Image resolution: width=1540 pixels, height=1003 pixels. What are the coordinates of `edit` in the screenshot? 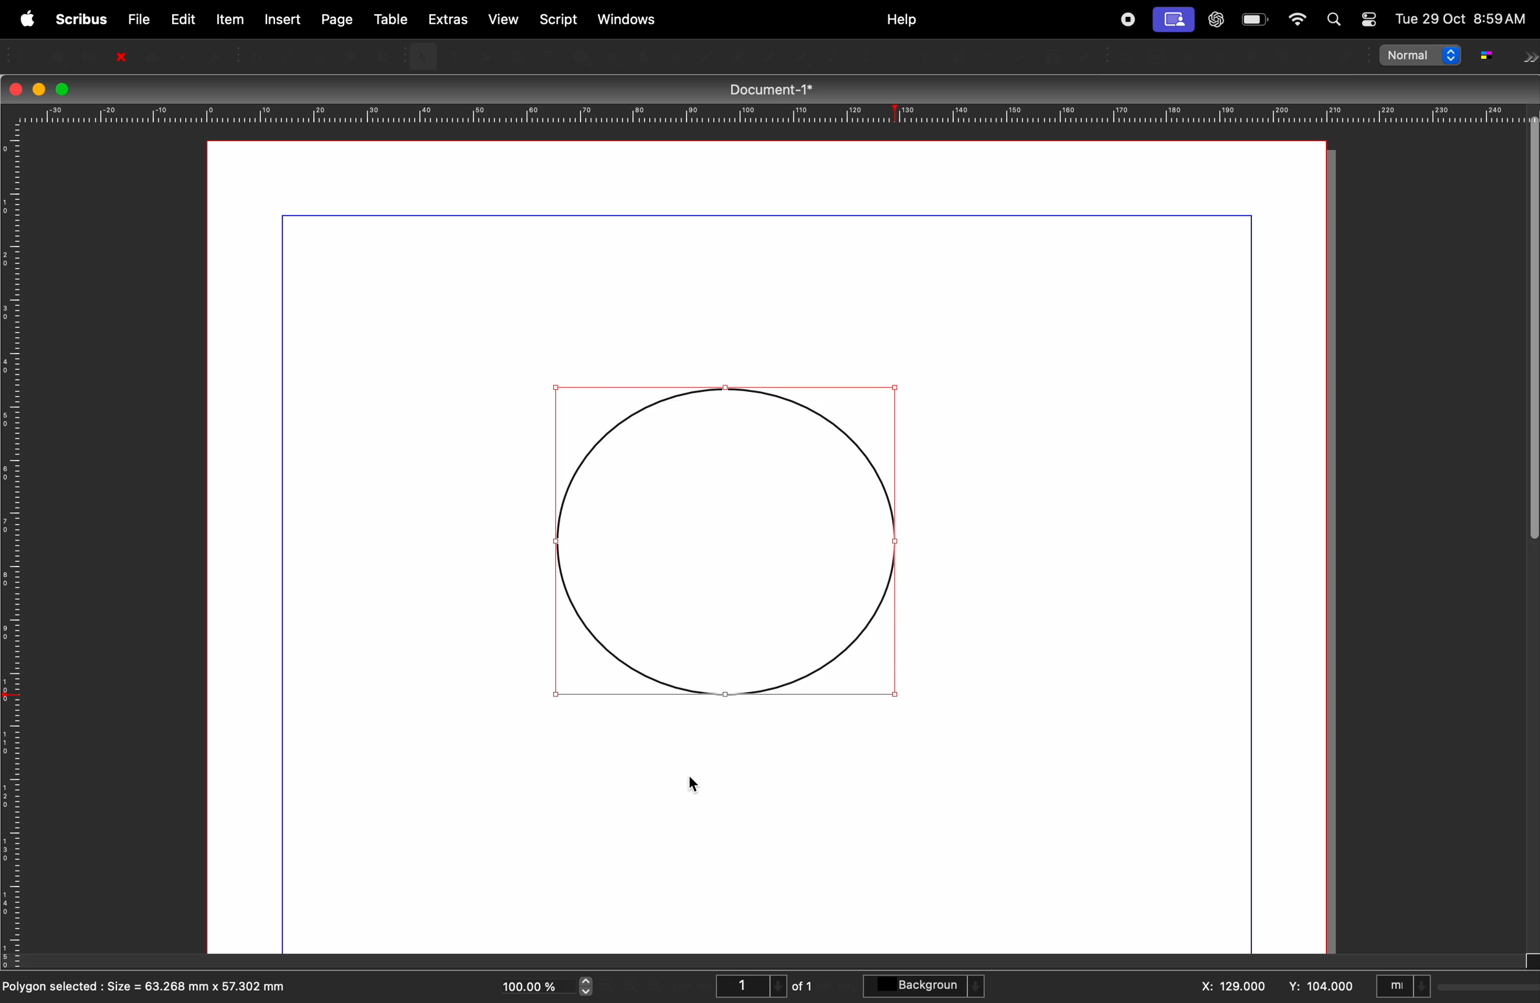 It's located at (183, 18).